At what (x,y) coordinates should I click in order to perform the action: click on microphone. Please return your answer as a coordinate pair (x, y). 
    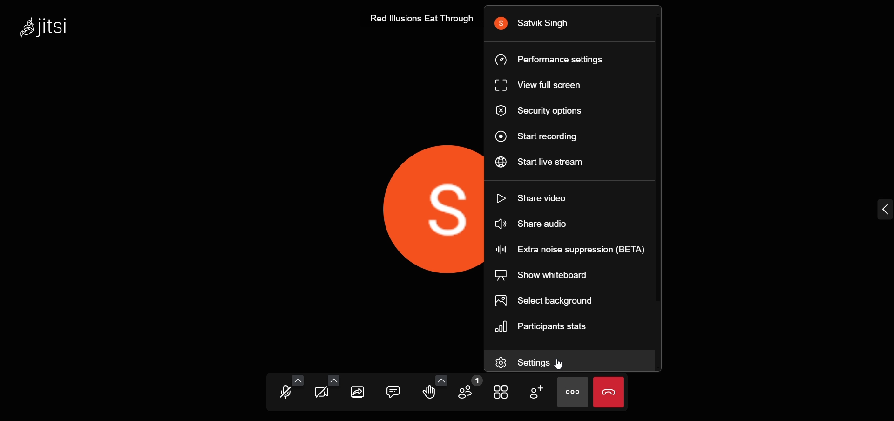
    Looking at the image, I should click on (284, 393).